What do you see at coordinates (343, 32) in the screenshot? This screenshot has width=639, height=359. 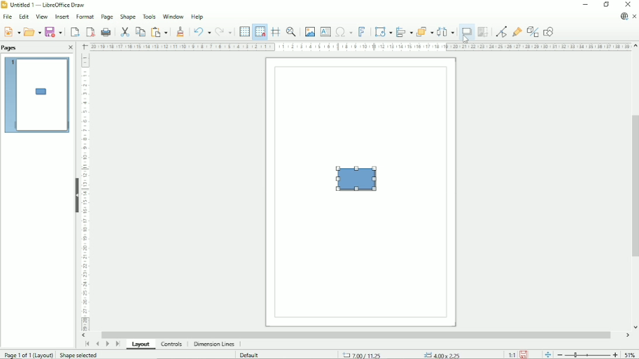 I see `Insert special characters` at bounding box center [343, 32].